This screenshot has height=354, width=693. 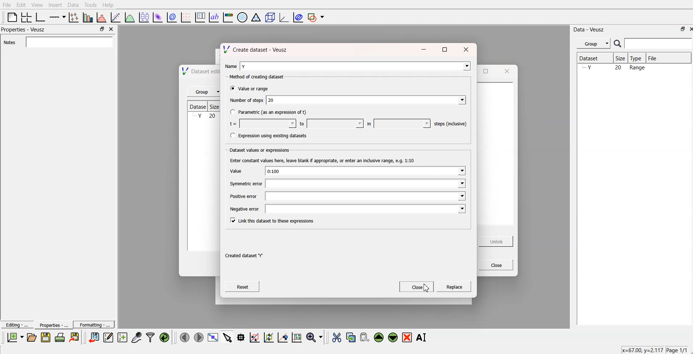 What do you see at coordinates (234, 170) in the screenshot?
I see `Value` at bounding box center [234, 170].